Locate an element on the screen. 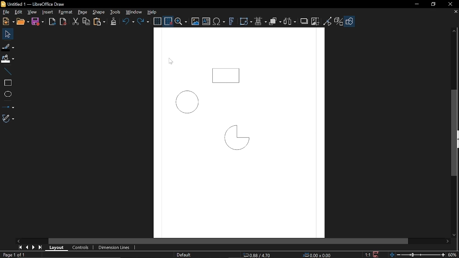 Image resolution: width=459 pixels, height=258 pixels. Edit is located at coordinates (18, 13).